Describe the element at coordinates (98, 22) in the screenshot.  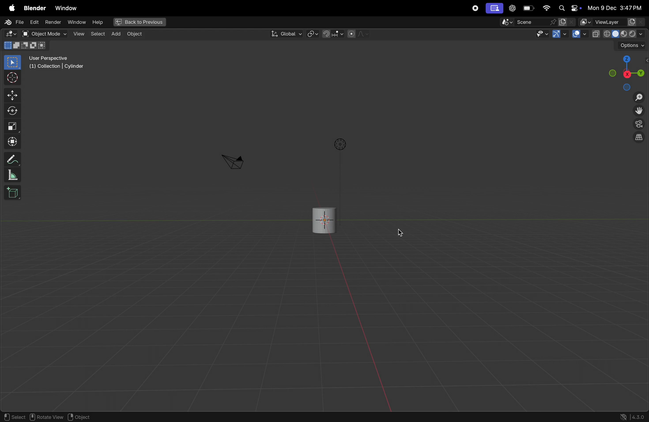
I see `help` at that location.